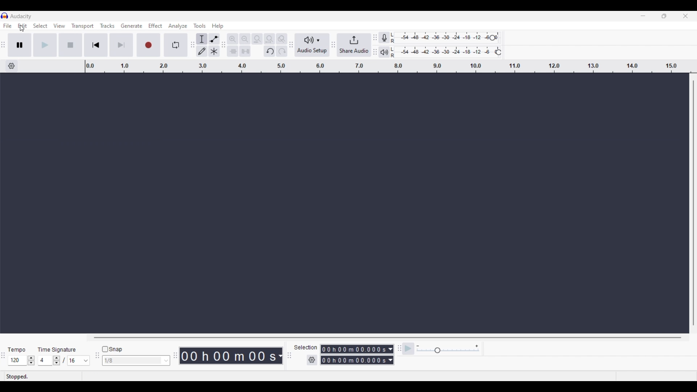 The image size is (697, 392). Describe the element at coordinates (17, 360) in the screenshot. I see `Selected tempo` at that location.